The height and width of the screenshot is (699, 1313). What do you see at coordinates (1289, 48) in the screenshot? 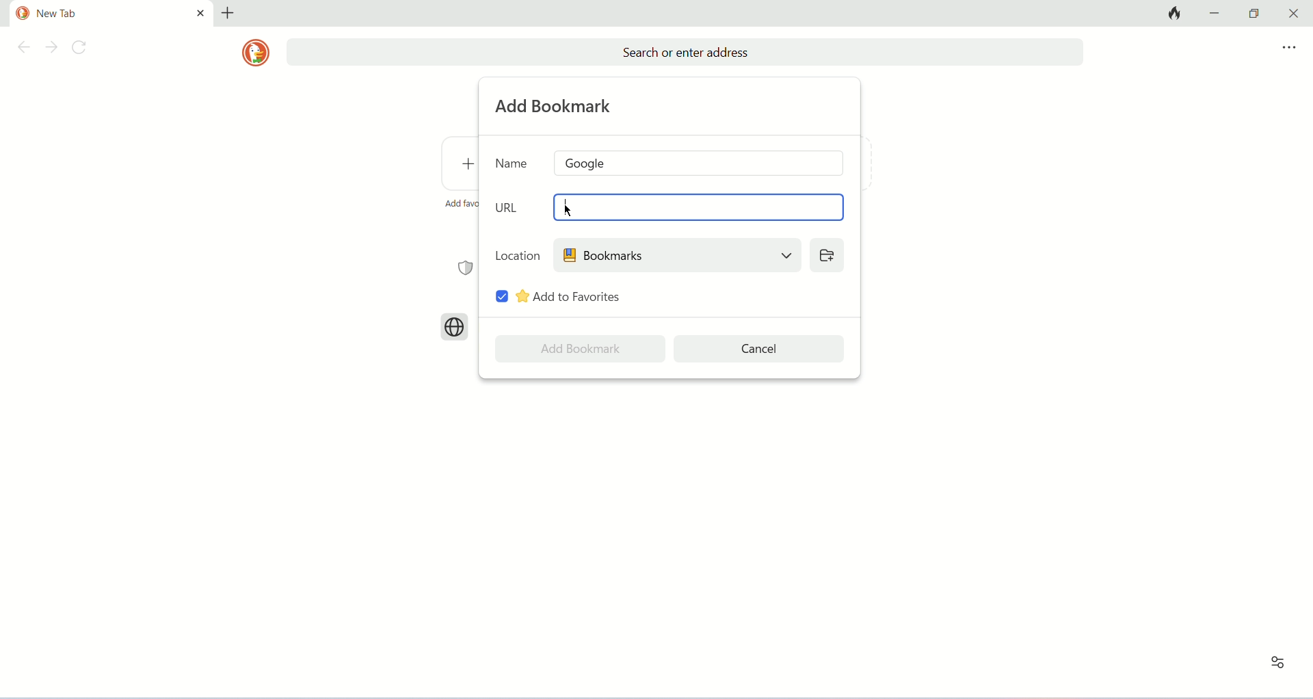
I see `more options` at bounding box center [1289, 48].